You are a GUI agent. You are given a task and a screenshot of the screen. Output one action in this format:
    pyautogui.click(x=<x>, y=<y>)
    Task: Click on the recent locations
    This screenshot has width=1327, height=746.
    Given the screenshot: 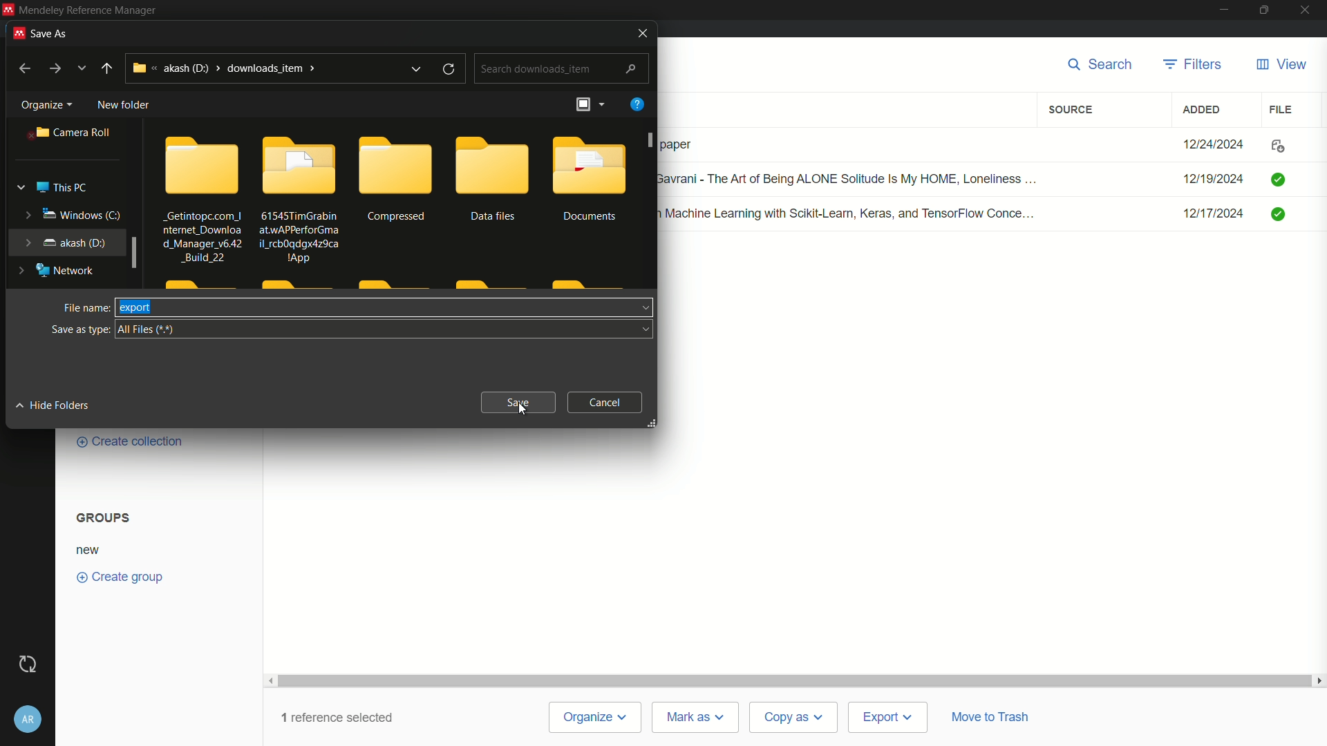 What is the action you would take?
    pyautogui.click(x=80, y=68)
    